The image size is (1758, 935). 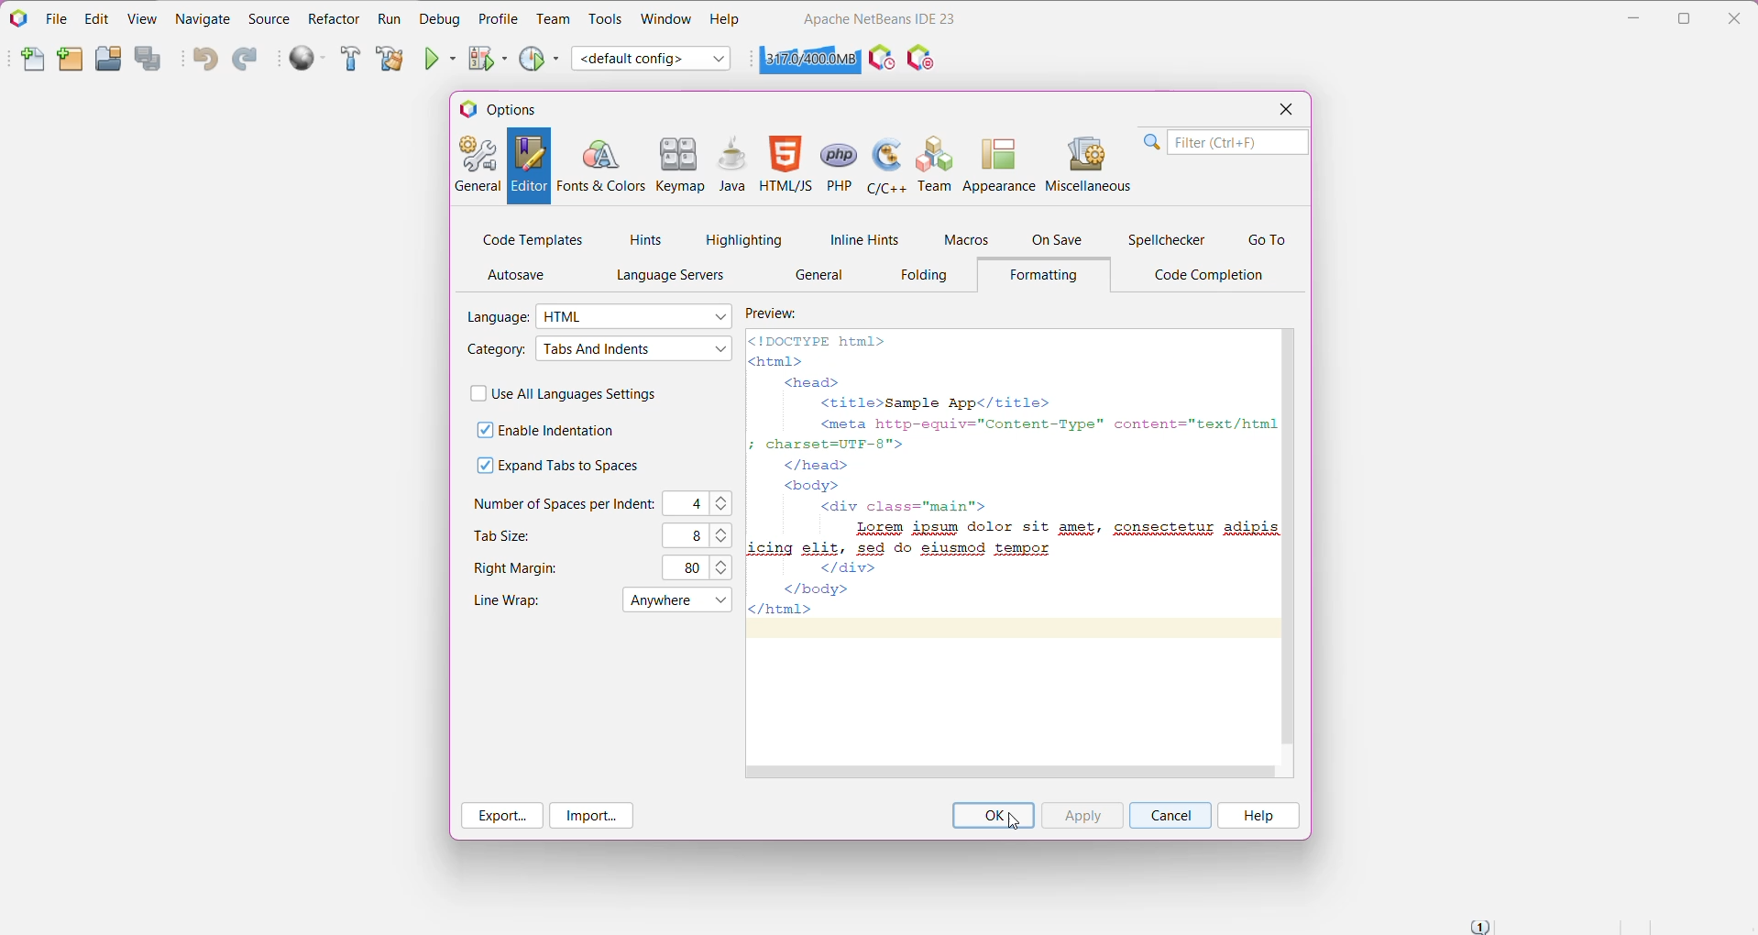 I want to click on Folding, so click(x=926, y=275).